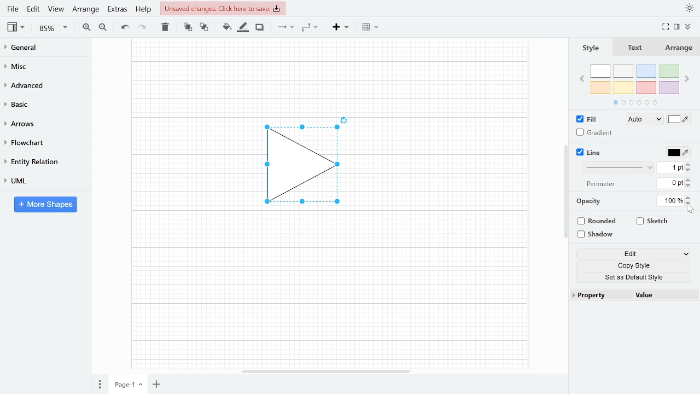 This screenshot has height=394, width=700. Describe the element at coordinates (17, 27) in the screenshot. I see `View` at that location.